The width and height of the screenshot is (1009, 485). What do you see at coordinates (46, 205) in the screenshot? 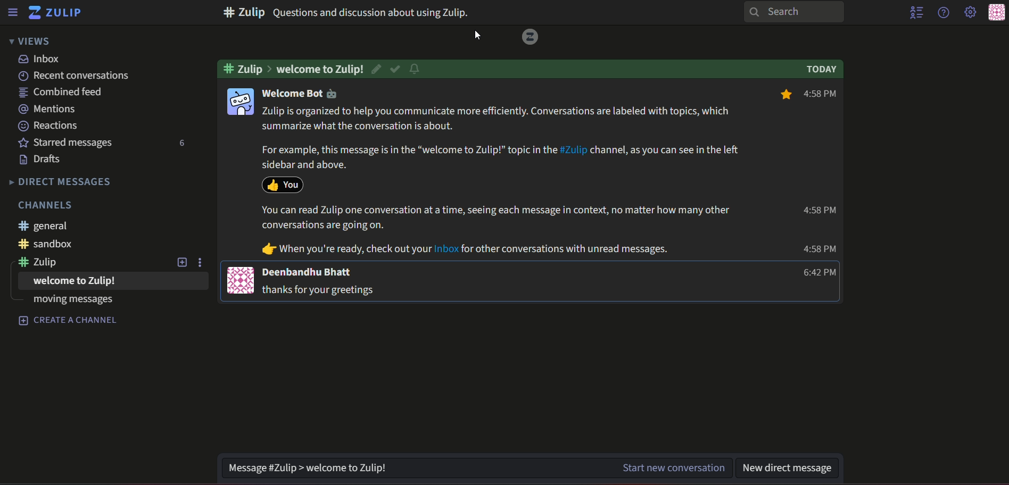
I see `Channels` at bounding box center [46, 205].